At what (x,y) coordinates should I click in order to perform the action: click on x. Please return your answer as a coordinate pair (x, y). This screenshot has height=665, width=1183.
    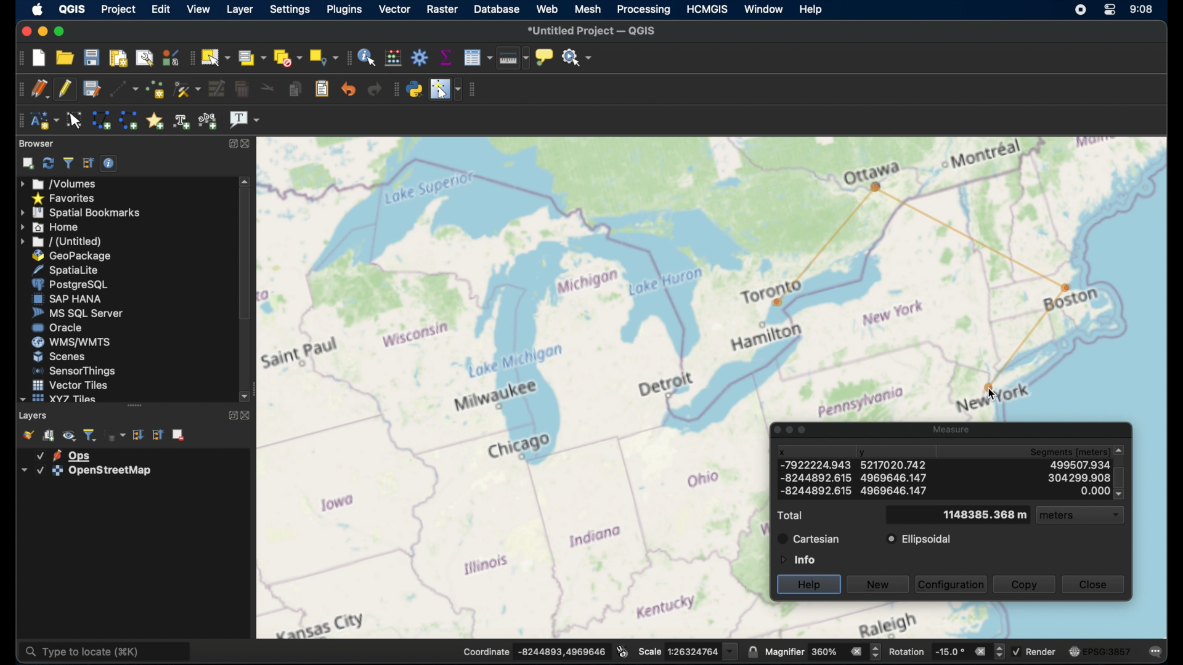
    Looking at the image, I should click on (813, 464).